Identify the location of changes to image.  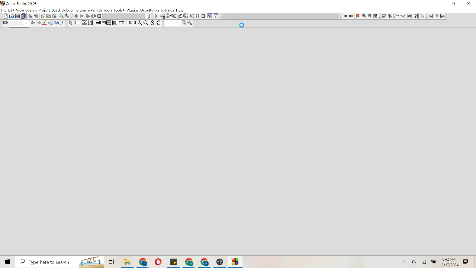
(399, 16).